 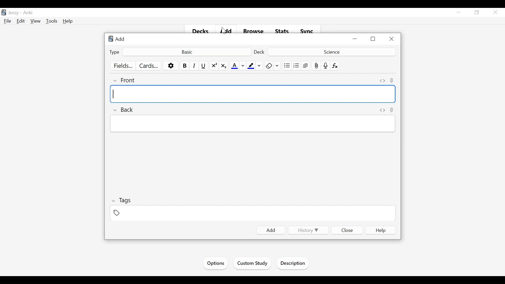 I want to click on Stats, so click(x=282, y=31).